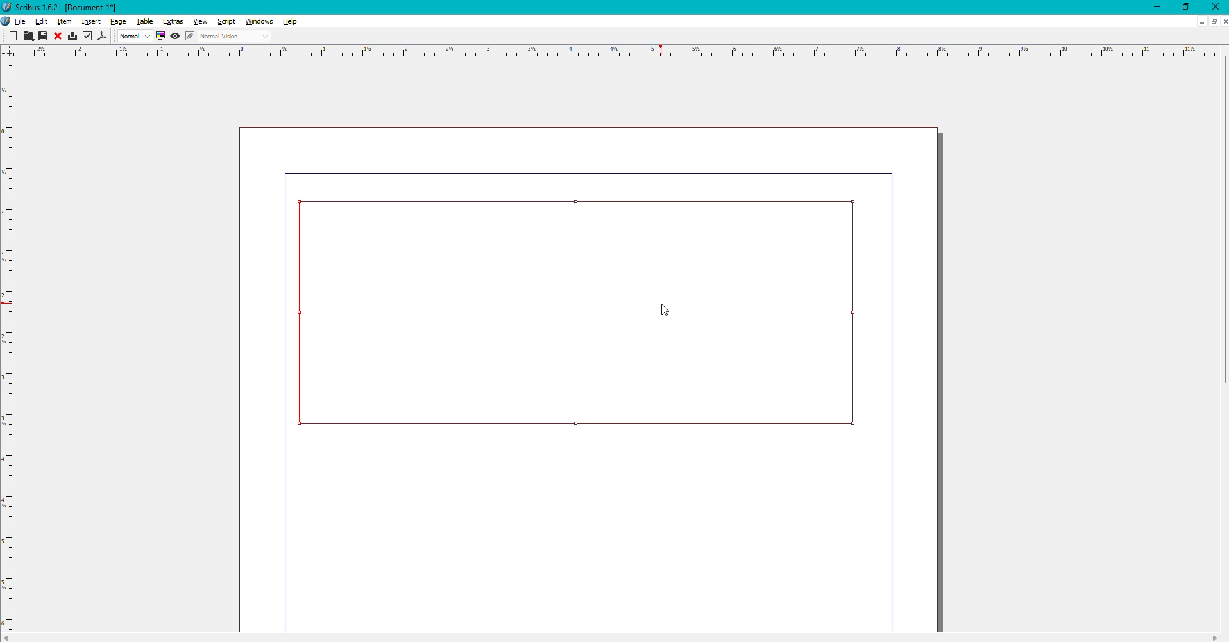 The width and height of the screenshot is (1229, 642). I want to click on scale, so click(8, 340).